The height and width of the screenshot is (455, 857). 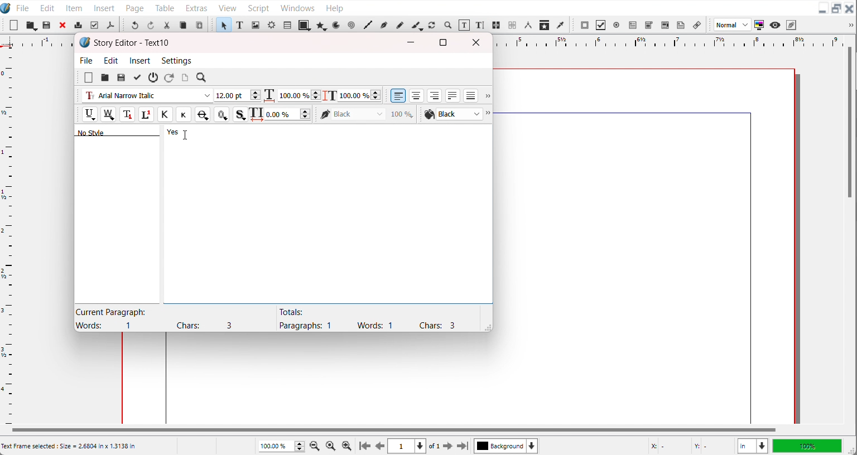 I want to click on Text, so click(x=132, y=43).